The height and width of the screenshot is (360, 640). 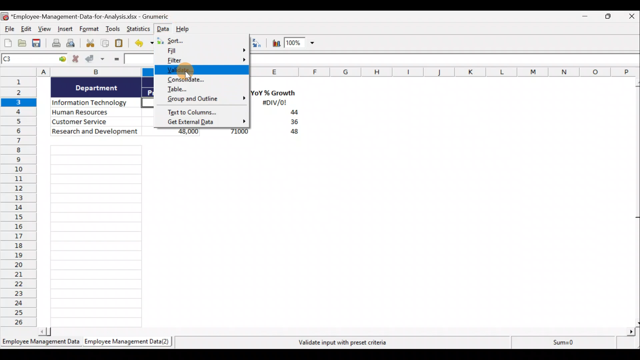 I want to click on Insert, so click(x=66, y=30).